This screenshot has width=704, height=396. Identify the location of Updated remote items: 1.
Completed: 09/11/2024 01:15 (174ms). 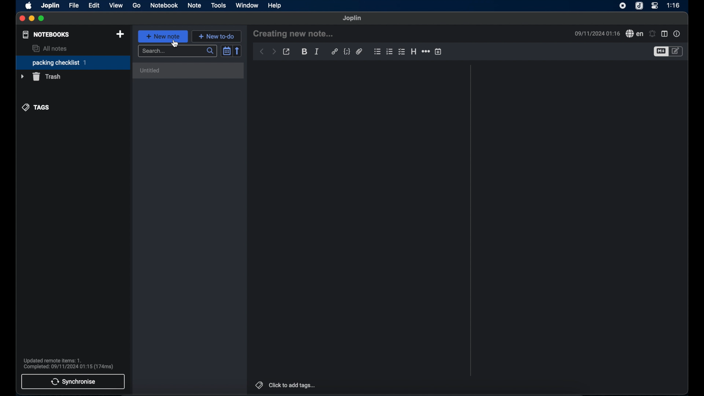
(69, 363).